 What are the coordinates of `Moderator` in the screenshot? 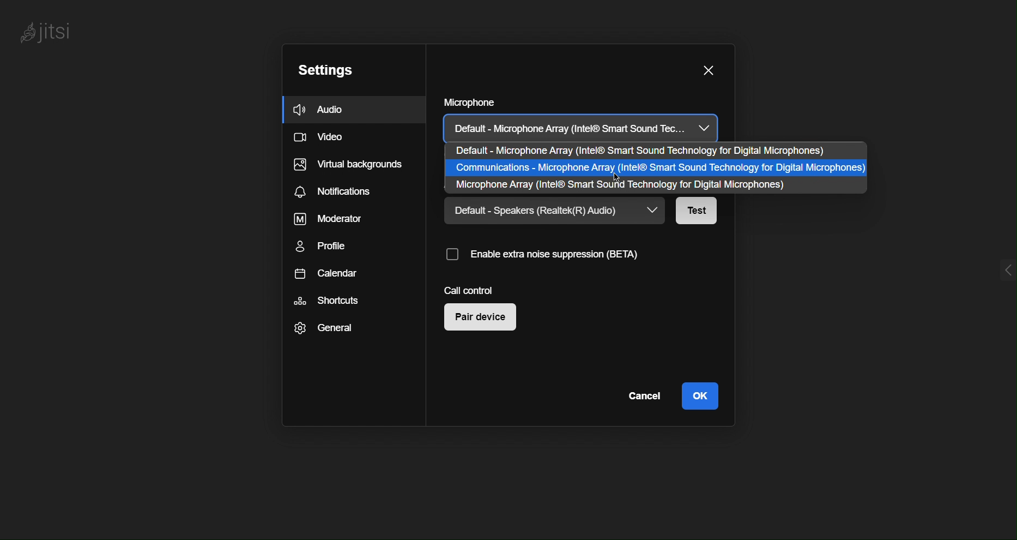 It's located at (326, 219).